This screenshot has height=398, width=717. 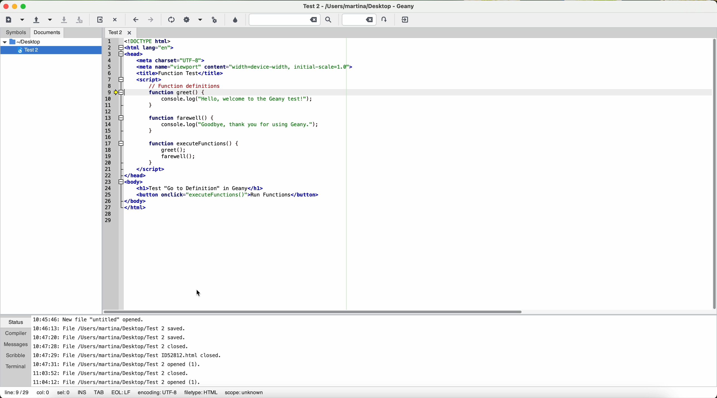 I want to click on reload the current file from diskl, so click(x=99, y=20).